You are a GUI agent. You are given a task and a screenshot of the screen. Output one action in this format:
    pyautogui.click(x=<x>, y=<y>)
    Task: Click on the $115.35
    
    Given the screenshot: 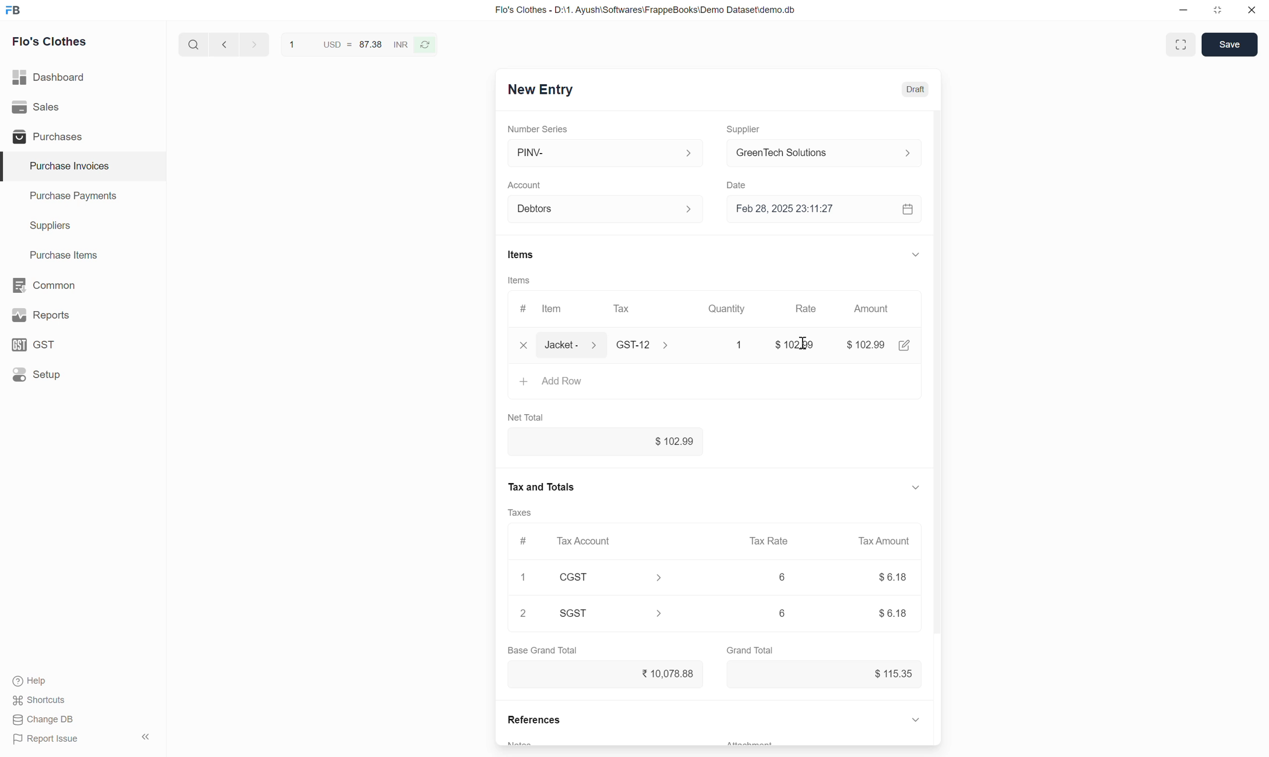 What is the action you would take?
    pyautogui.click(x=826, y=674)
    